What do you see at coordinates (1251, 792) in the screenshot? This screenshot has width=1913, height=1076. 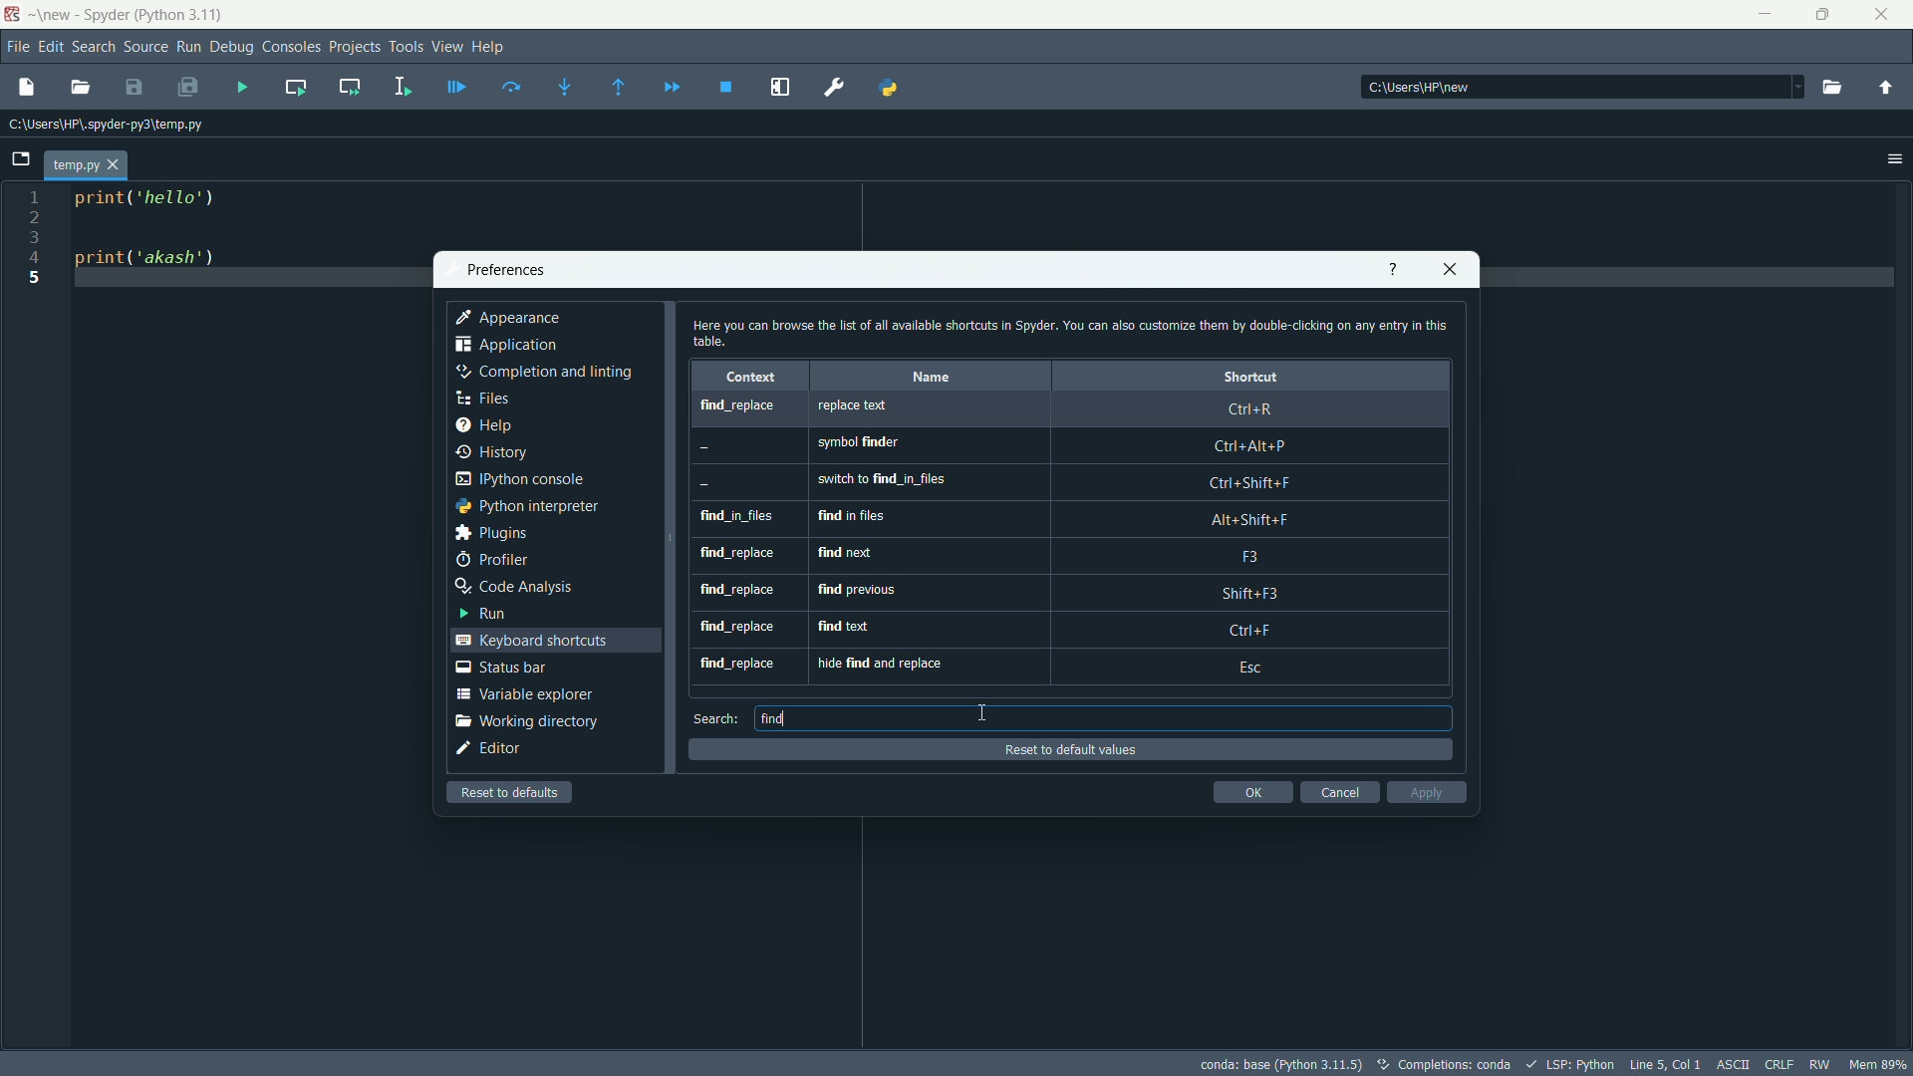 I see `ok` at bounding box center [1251, 792].